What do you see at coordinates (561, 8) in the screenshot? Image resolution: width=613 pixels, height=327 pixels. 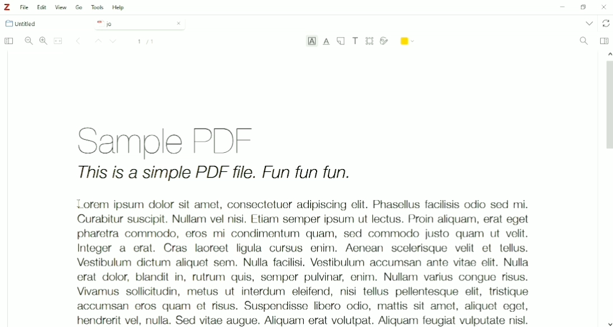 I see `Minimize` at bounding box center [561, 8].